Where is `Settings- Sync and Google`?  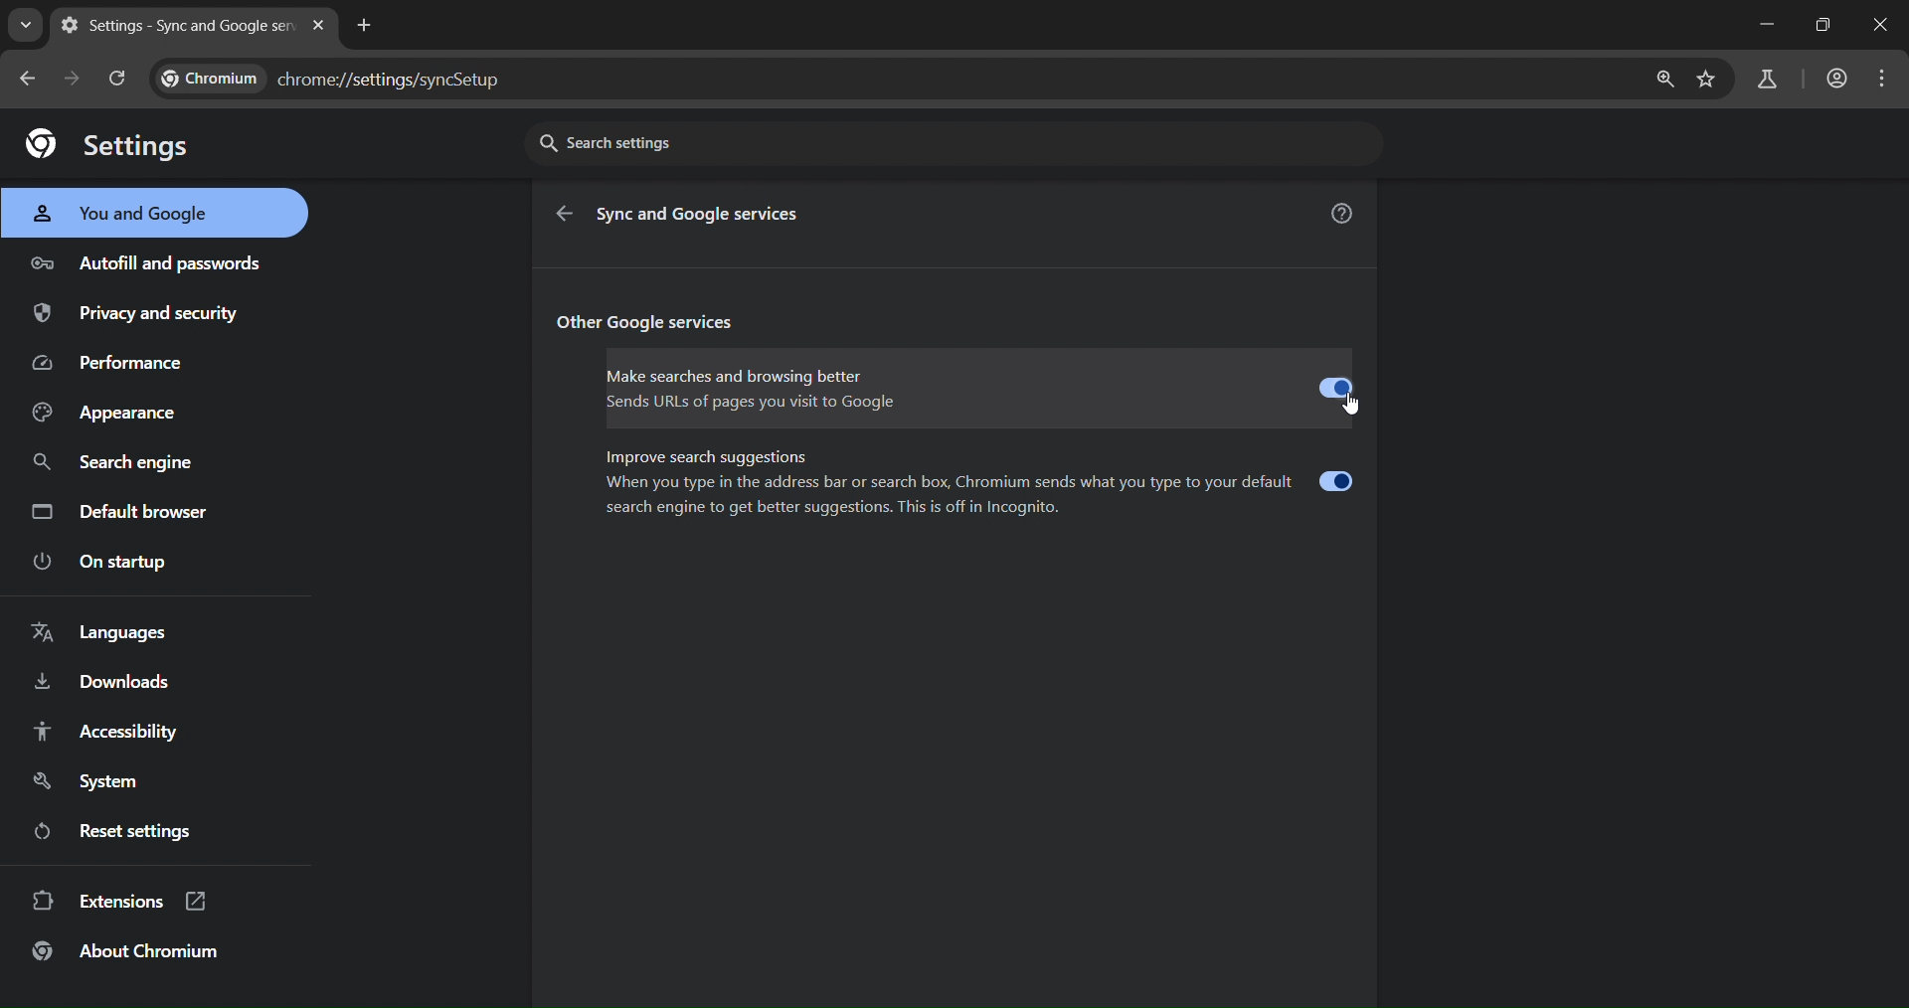
Settings- Sync and Google is located at coordinates (175, 28).